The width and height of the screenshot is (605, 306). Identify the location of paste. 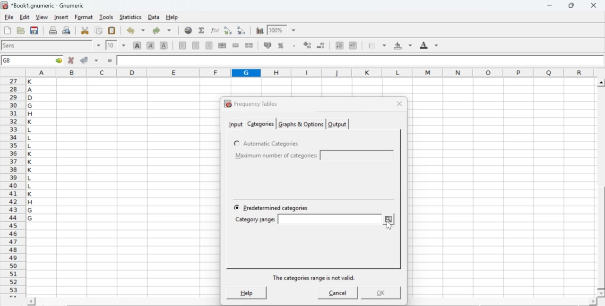
(112, 31).